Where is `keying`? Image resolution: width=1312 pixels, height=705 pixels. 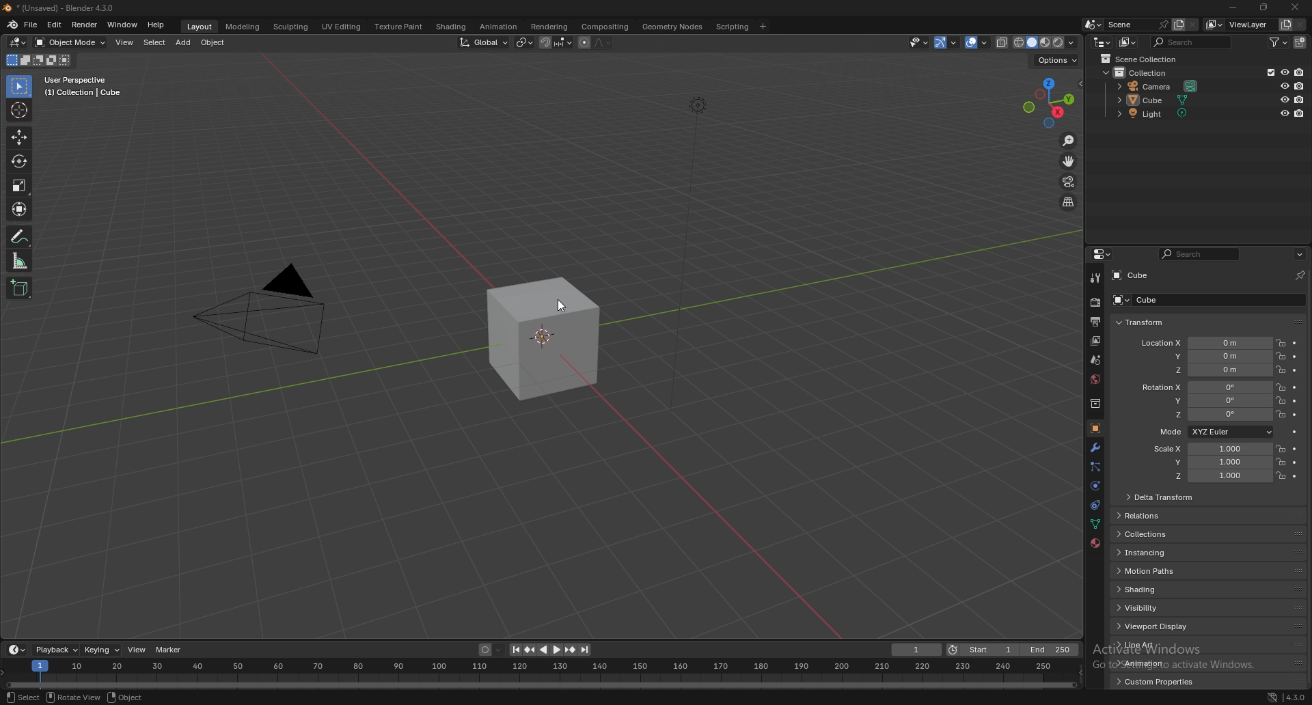 keying is located at coordinates (102, 650).